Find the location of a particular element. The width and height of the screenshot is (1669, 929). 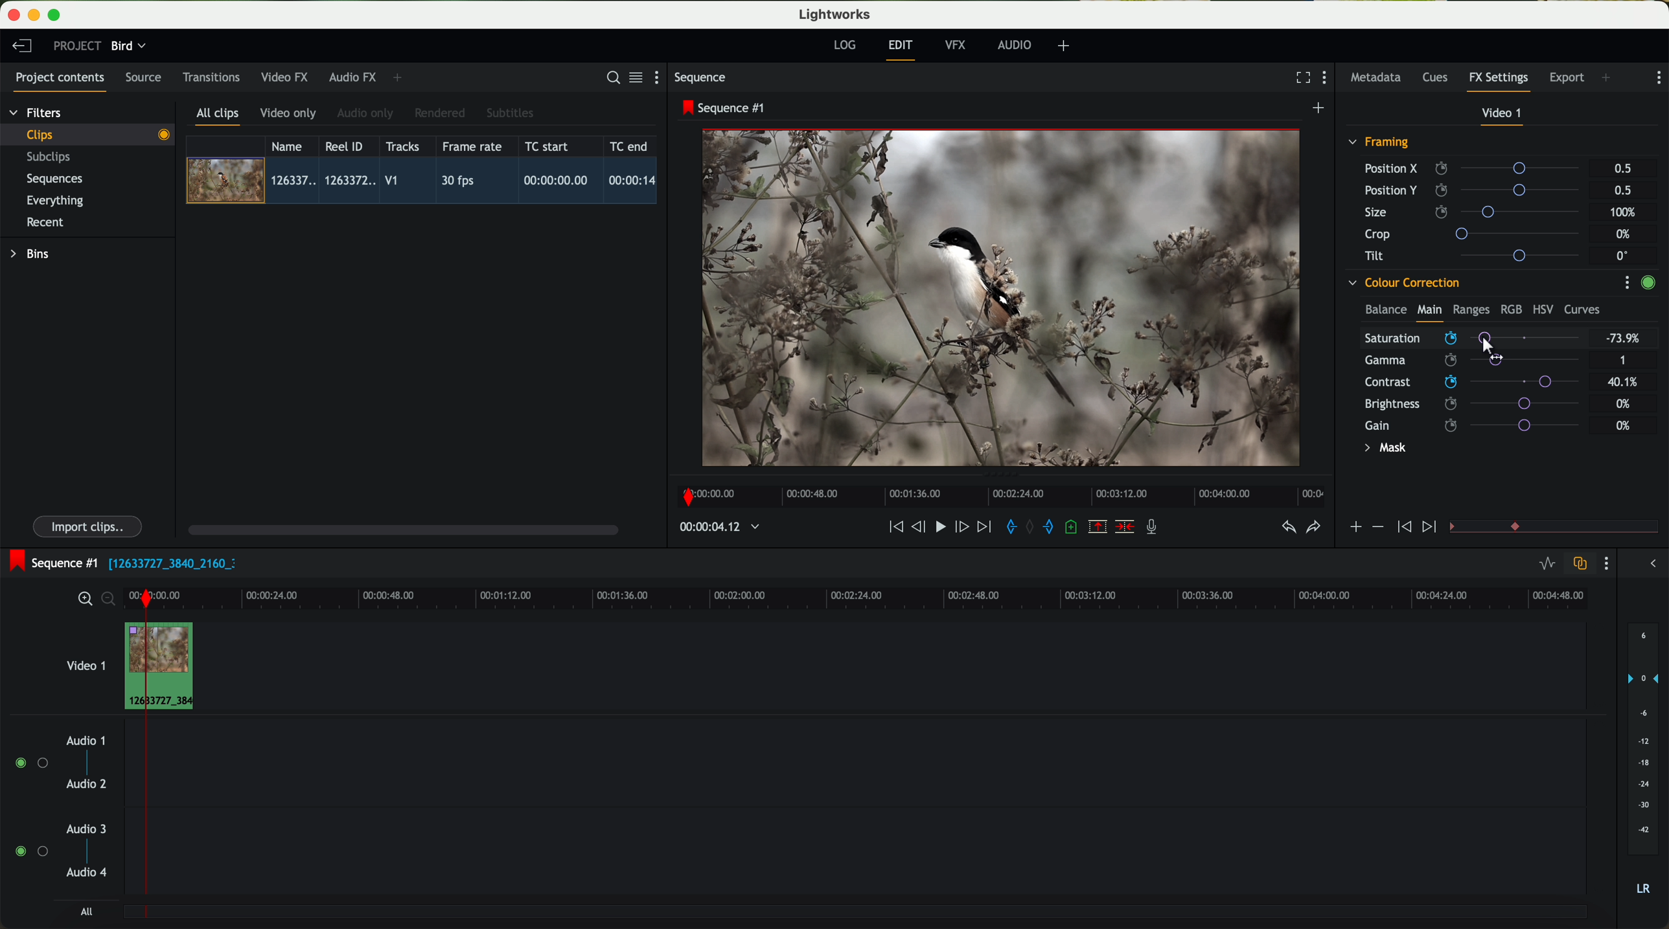

everything is located at coordinates (56, 201).